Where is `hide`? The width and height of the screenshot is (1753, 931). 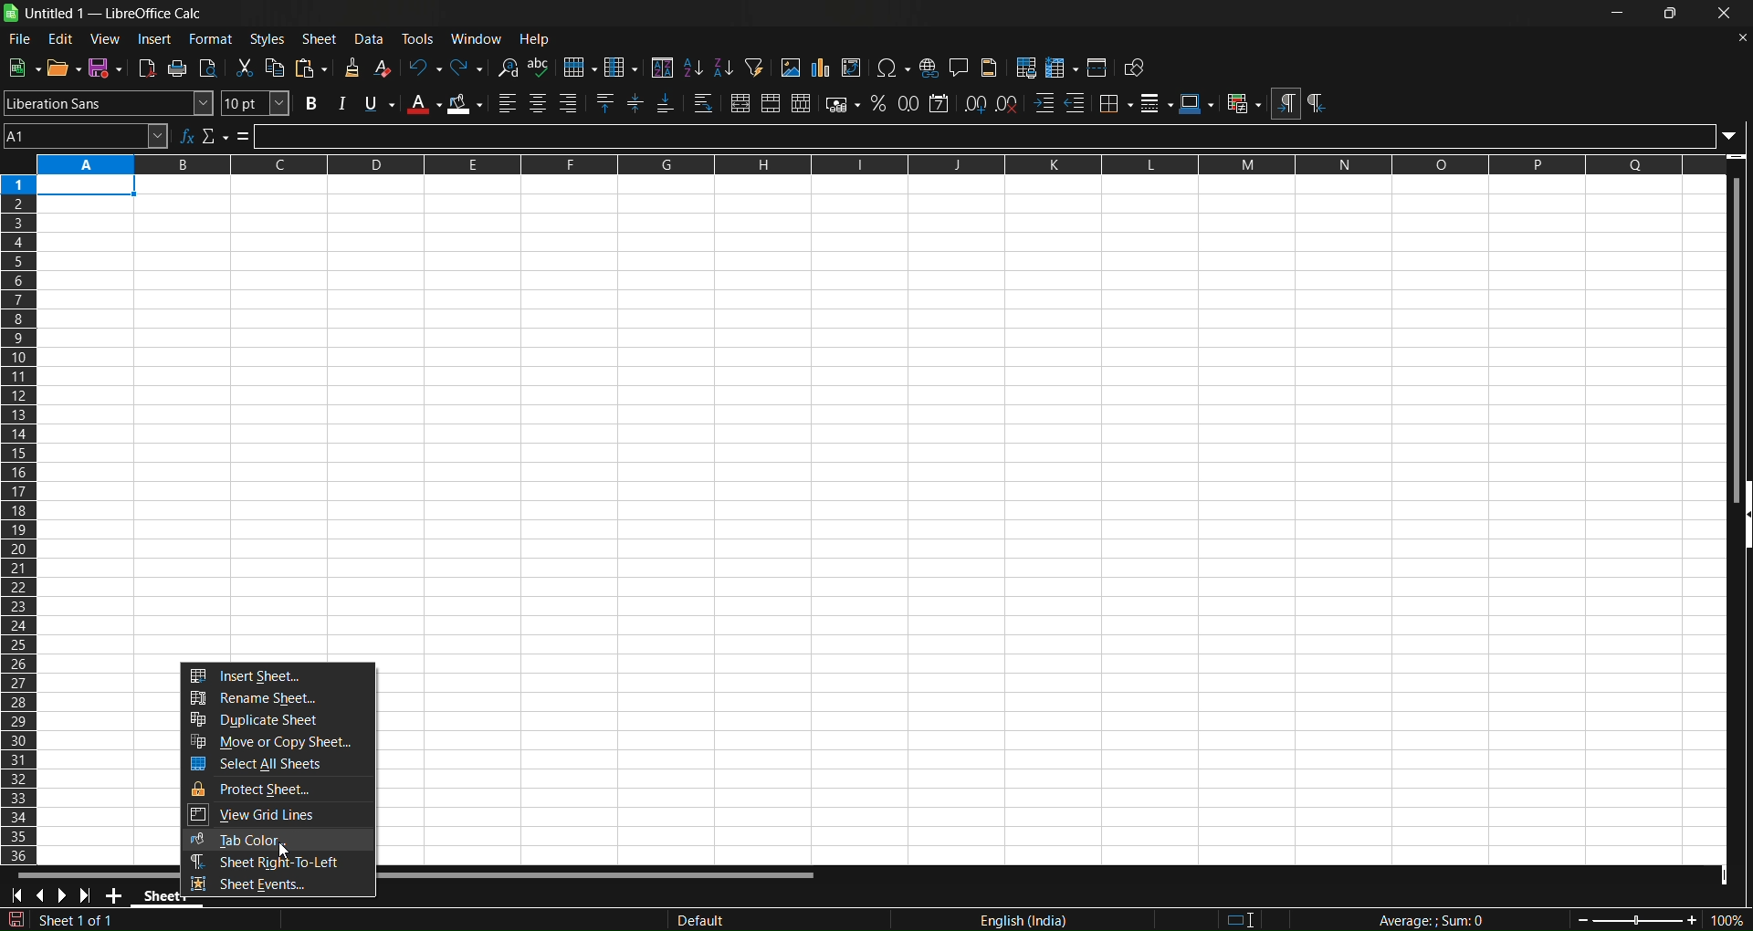
hide is located at coordinates (1742, 517).